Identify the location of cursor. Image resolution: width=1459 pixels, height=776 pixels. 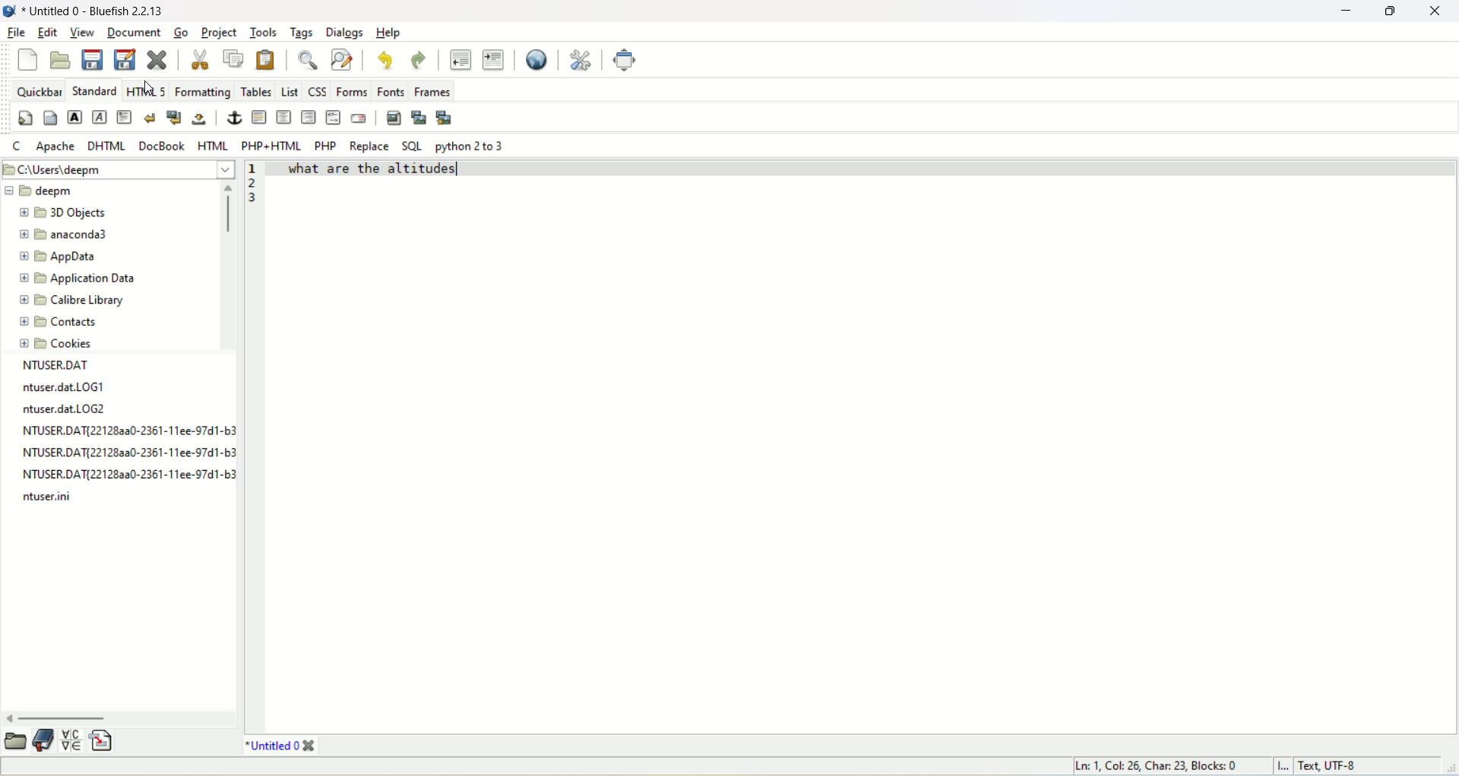
(150, 87).